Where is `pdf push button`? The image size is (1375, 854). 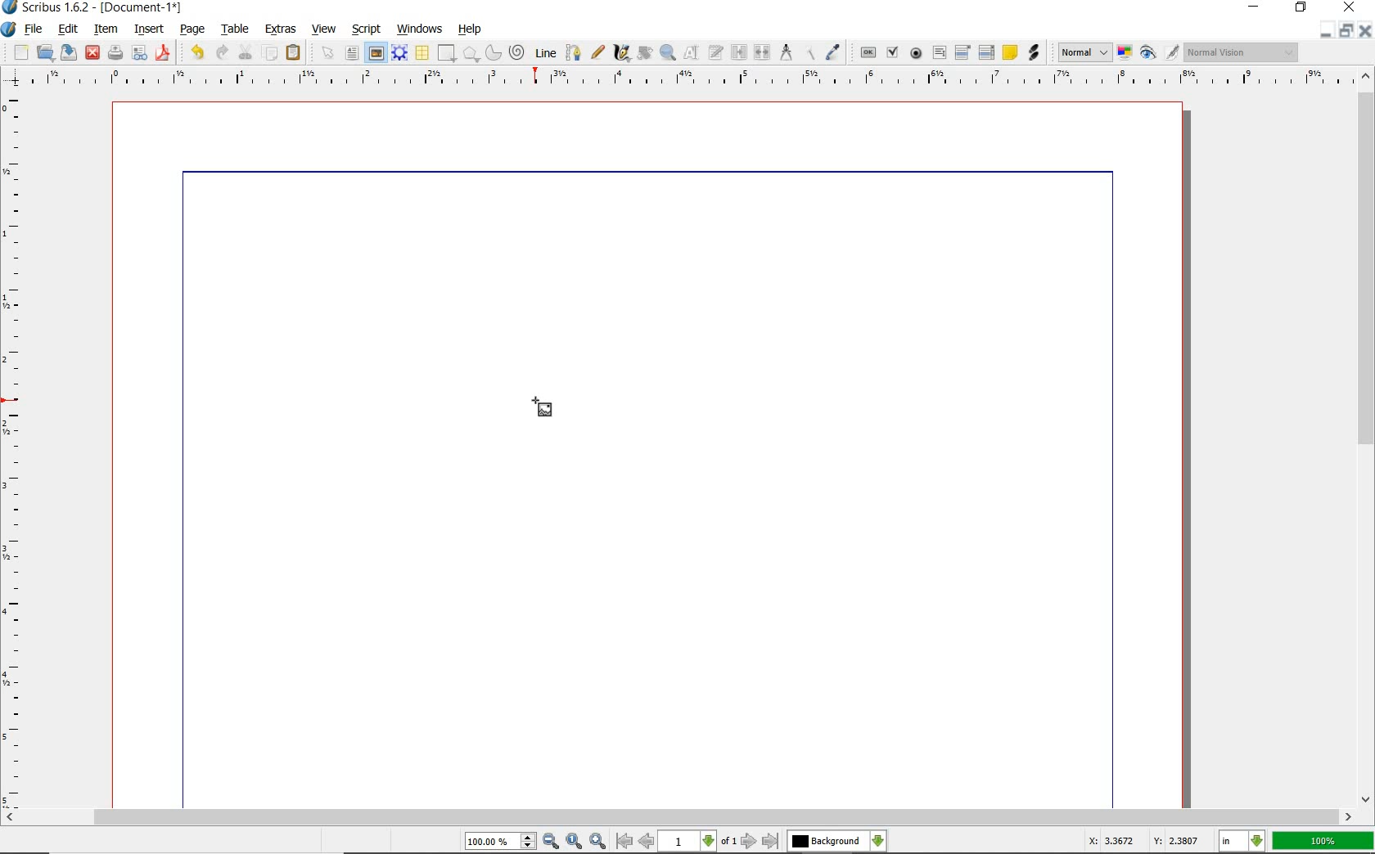
pdf push button is located at coordinates (868, 54).